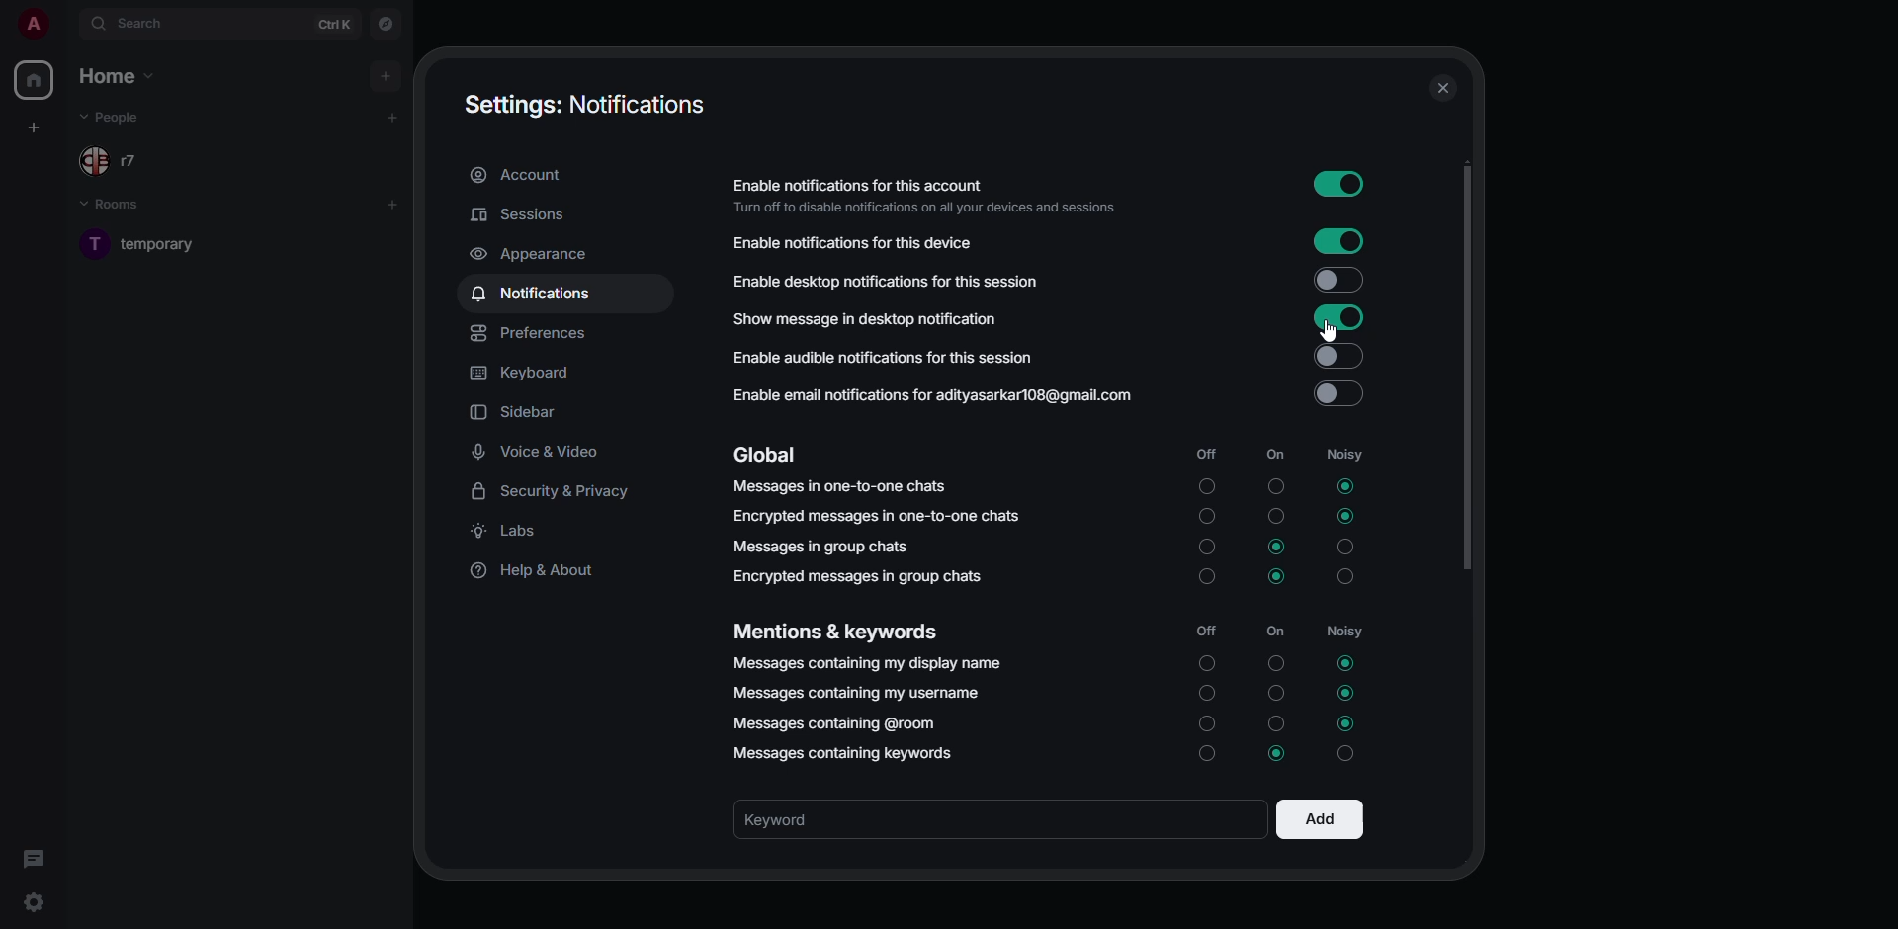 The width and height of the screenshot is (1898, 929). I want to click on Off Unselected, so click(1205, 754).